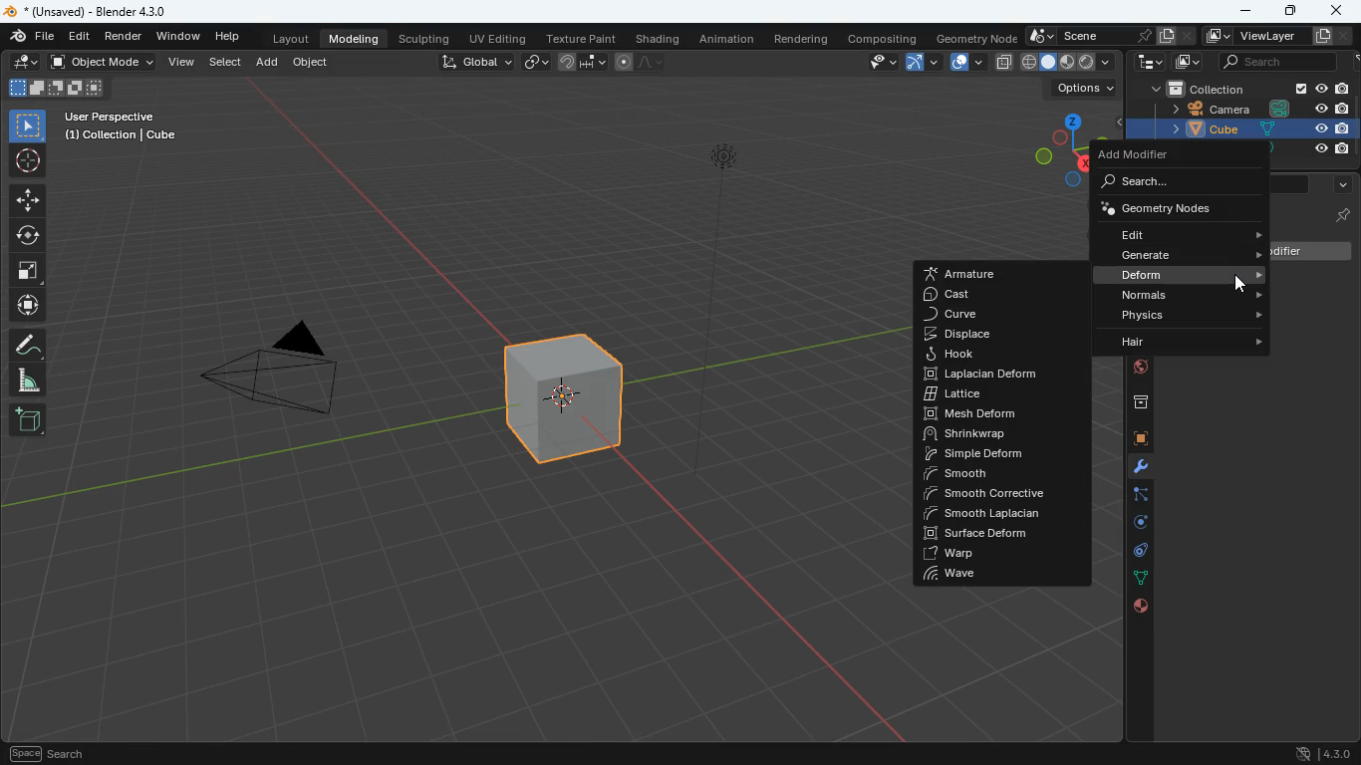 The width and height of the screenshot is (1361, 765). Describe the element at coordinates (974, 316) in the screenshot. I see `curve` at that location.